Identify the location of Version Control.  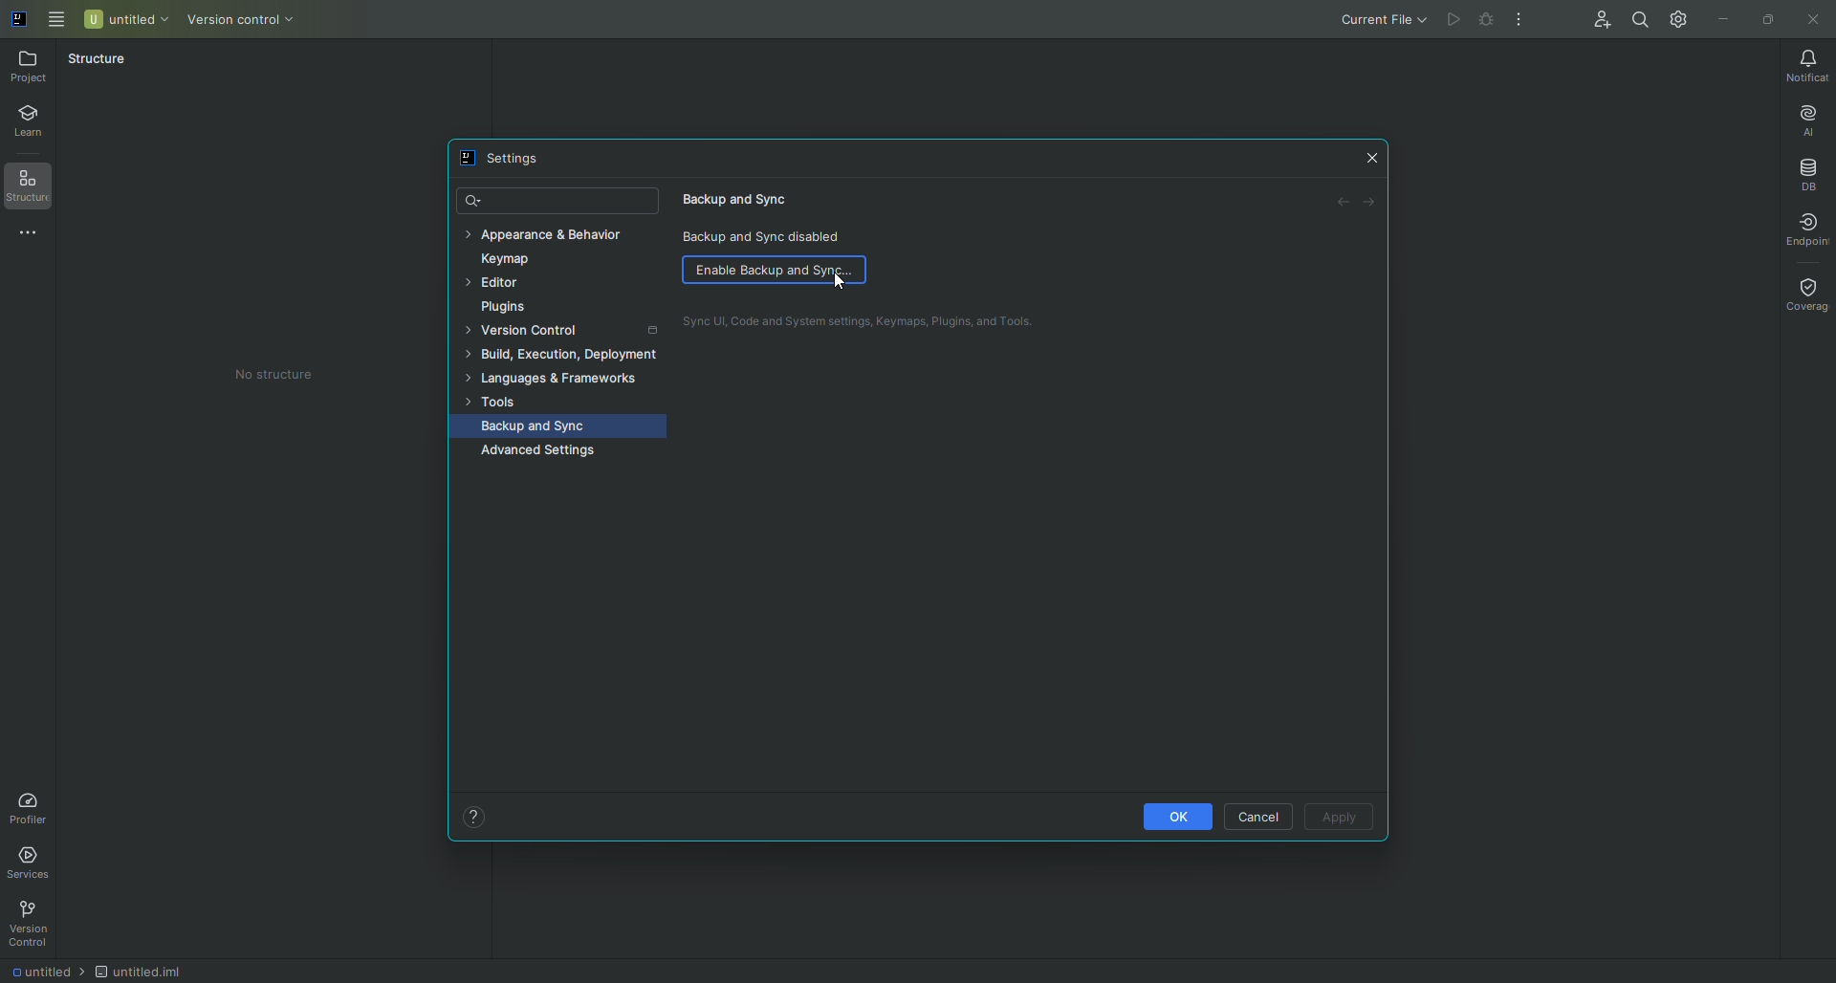
(257, 21).